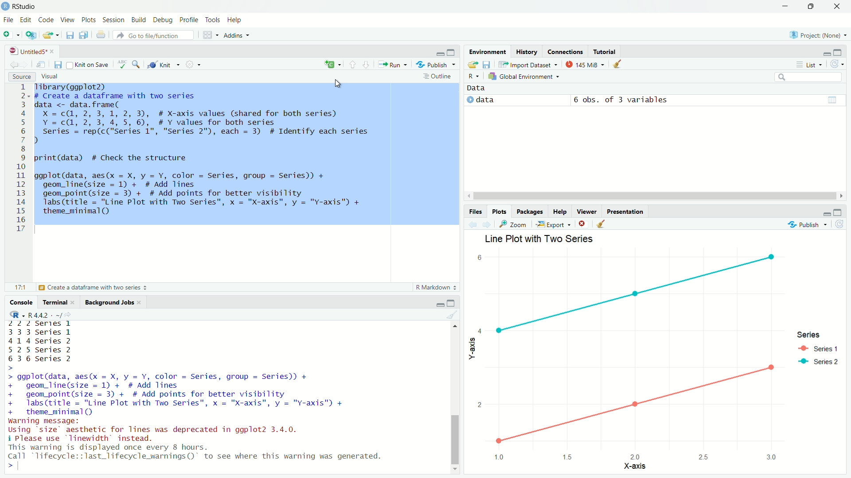  What do you see at coordinates (94, 288) in the screenshot?
I see `Create a dataframe with two series` at bounding box center [94, 288].